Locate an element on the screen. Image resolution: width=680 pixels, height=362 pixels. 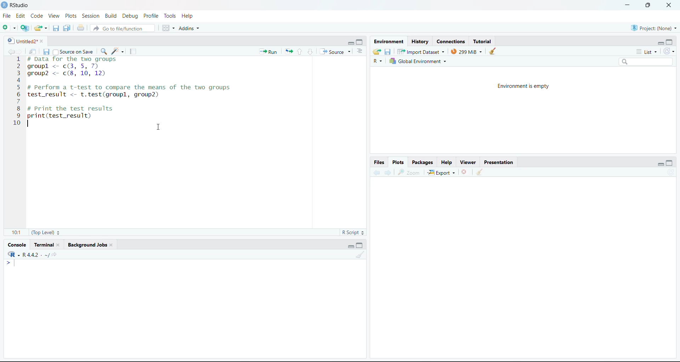
save current document is located at coordinates (56, 27).